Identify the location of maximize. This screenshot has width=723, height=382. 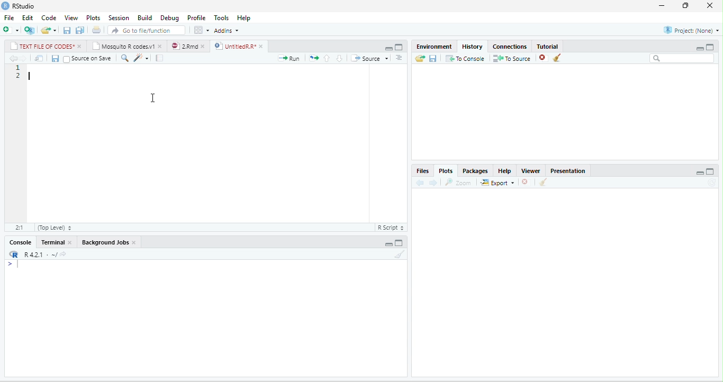
(710, 171).